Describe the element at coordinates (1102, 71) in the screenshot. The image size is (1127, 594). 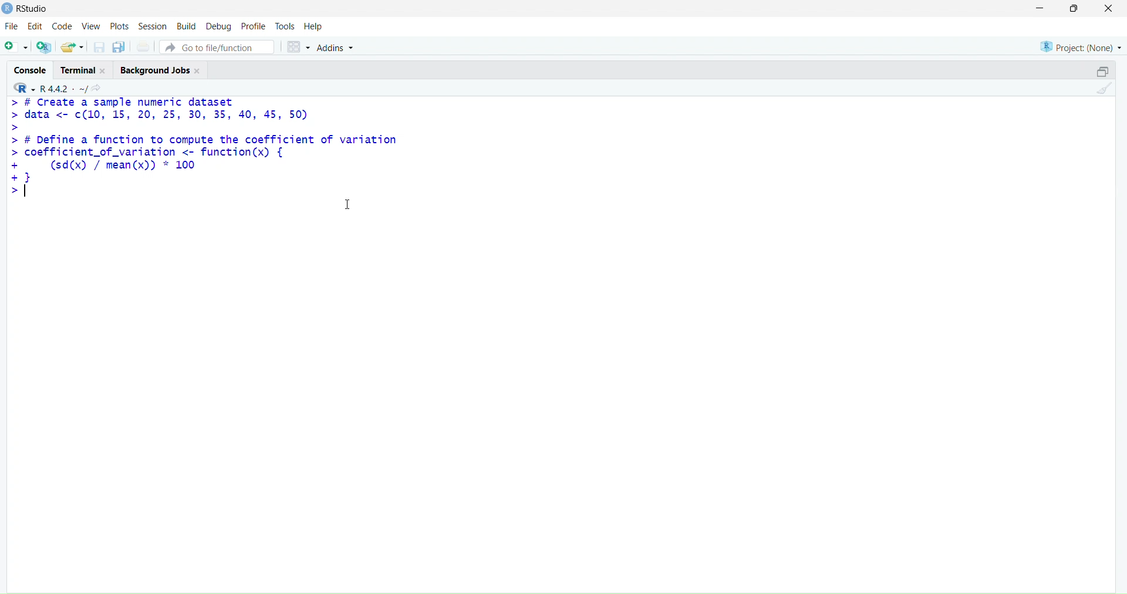
I see `open in separate window ` at that location.